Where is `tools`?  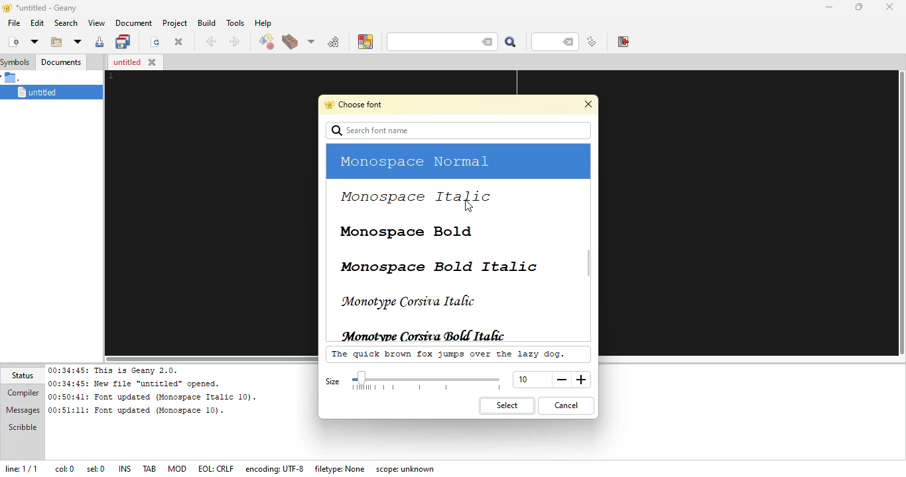 tools is located at coordinates (235, 23).